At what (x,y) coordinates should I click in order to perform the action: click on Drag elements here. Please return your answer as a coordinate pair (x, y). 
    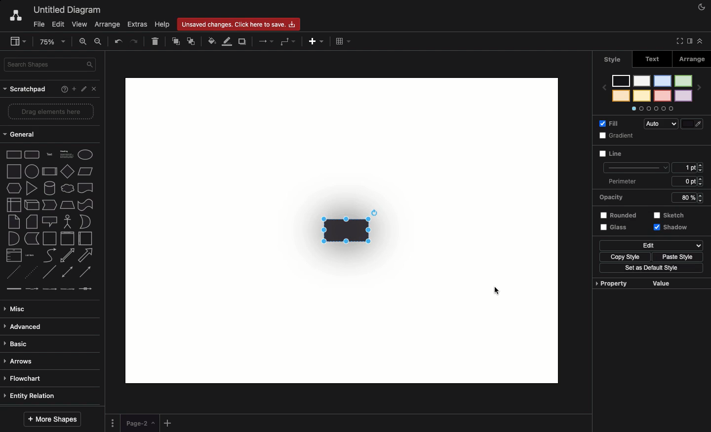
    Looking at the image, I should click on (52, 111).